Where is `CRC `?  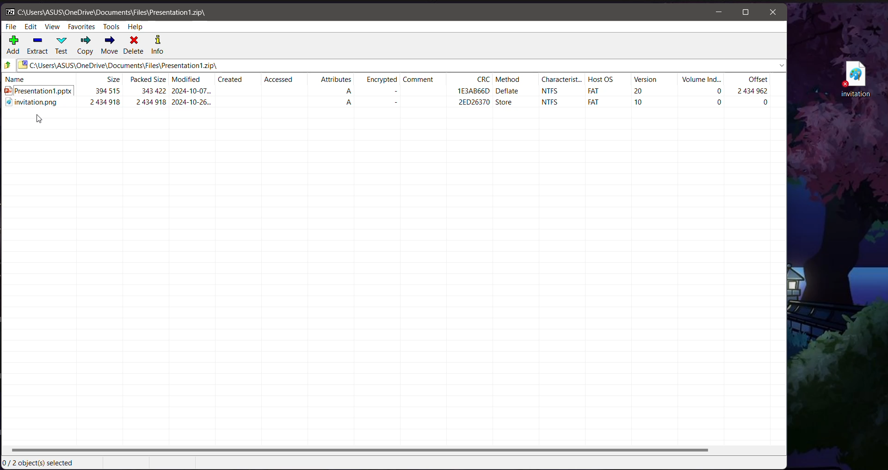
CRC  is located at coordinates (470, 79).